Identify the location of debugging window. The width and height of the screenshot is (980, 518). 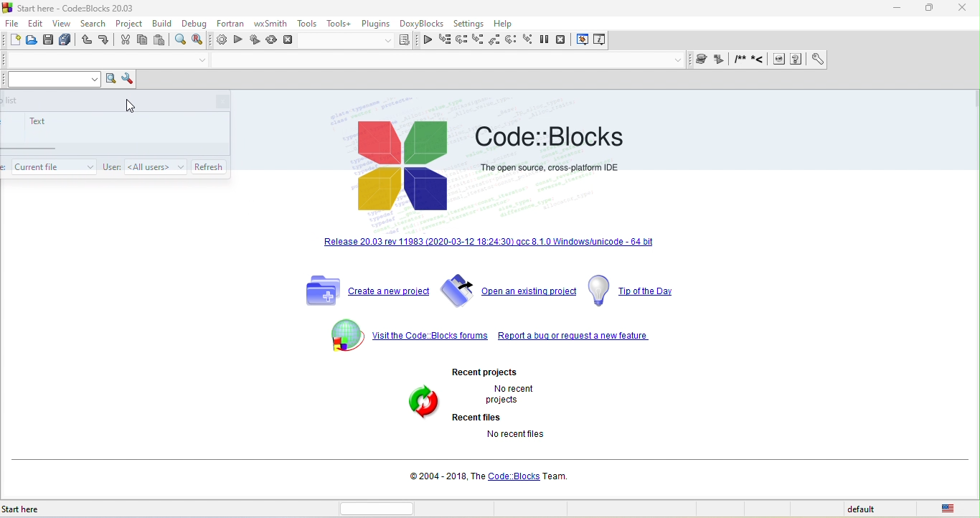
(583, 40).